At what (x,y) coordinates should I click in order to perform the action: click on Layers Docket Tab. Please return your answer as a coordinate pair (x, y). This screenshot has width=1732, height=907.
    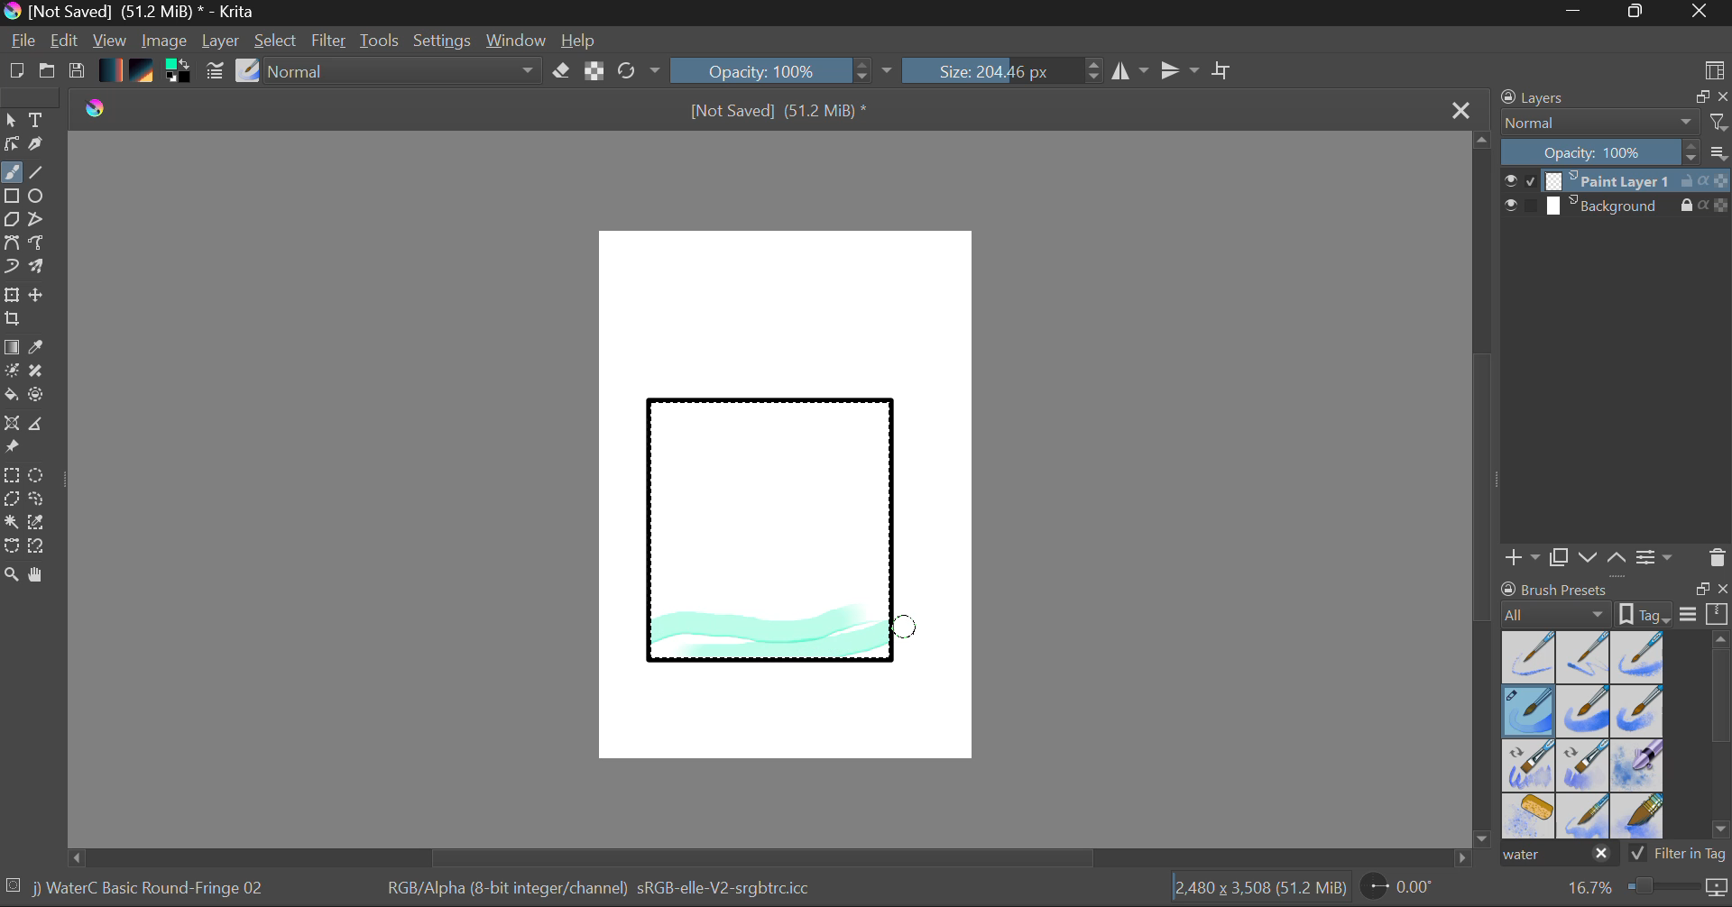
    Looking at the image, I should click on (1612, 96).